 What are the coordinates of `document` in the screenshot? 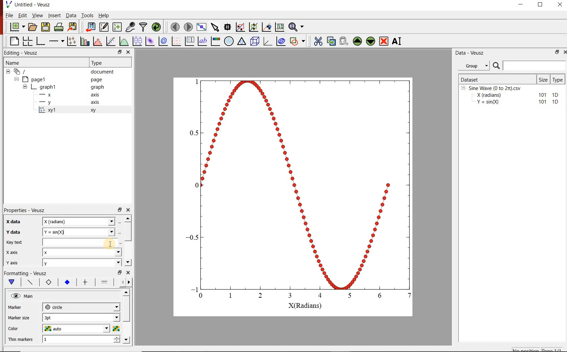 It's located at (103, 72).